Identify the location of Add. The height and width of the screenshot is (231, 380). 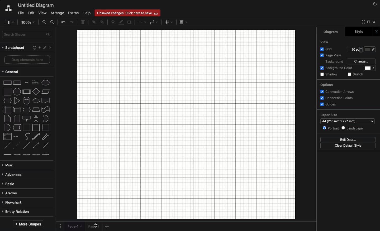
(168, 22).